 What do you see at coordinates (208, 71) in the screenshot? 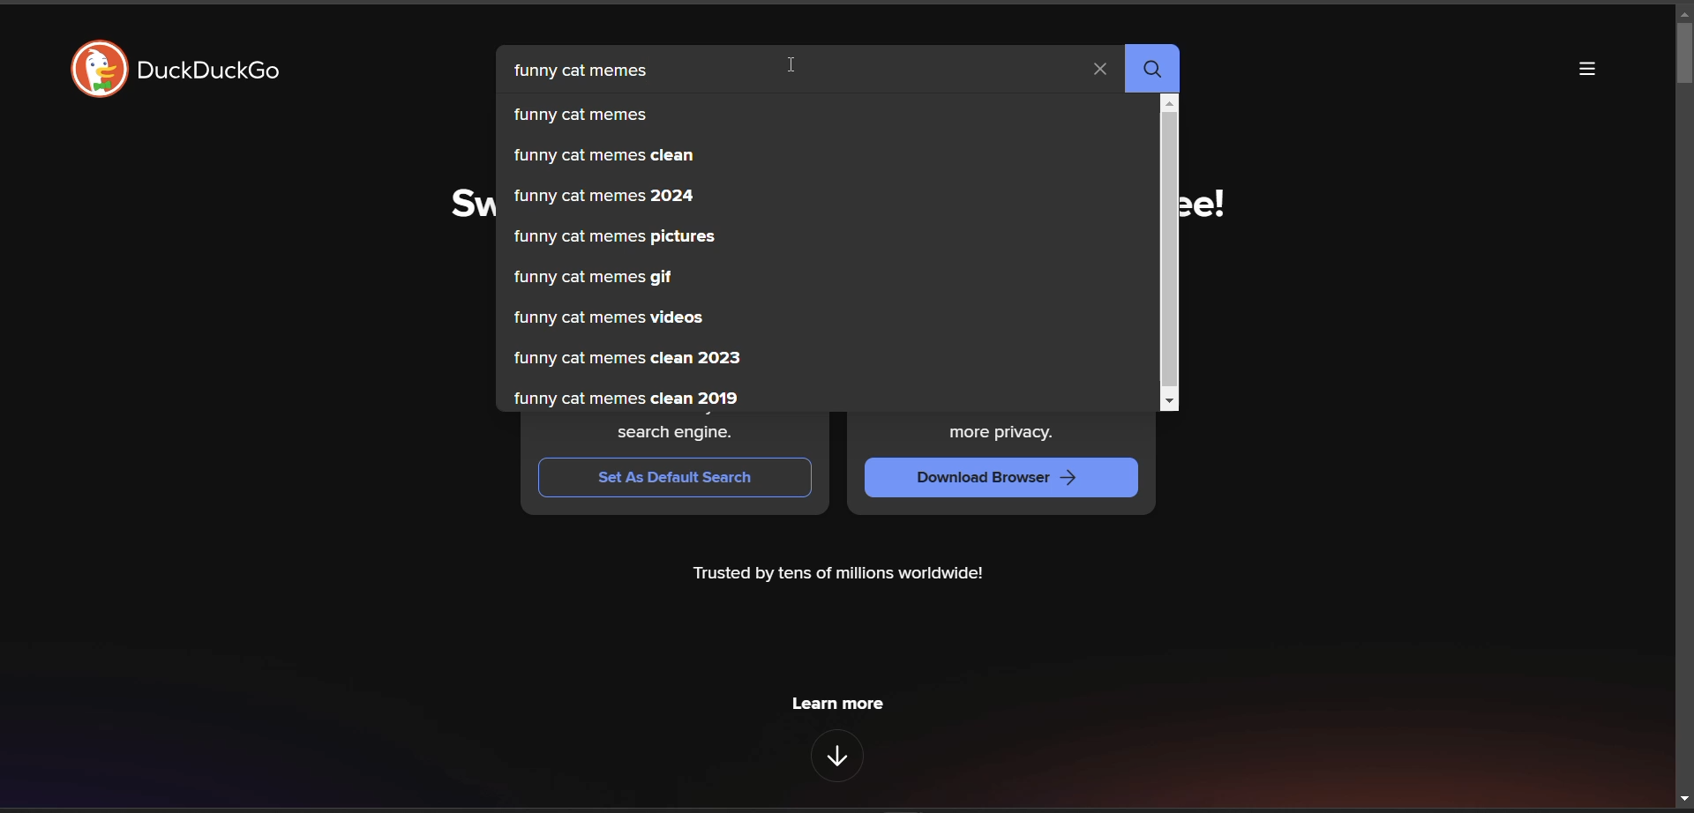
I see `DuckDuckGo` at bounding box center [208, 71].